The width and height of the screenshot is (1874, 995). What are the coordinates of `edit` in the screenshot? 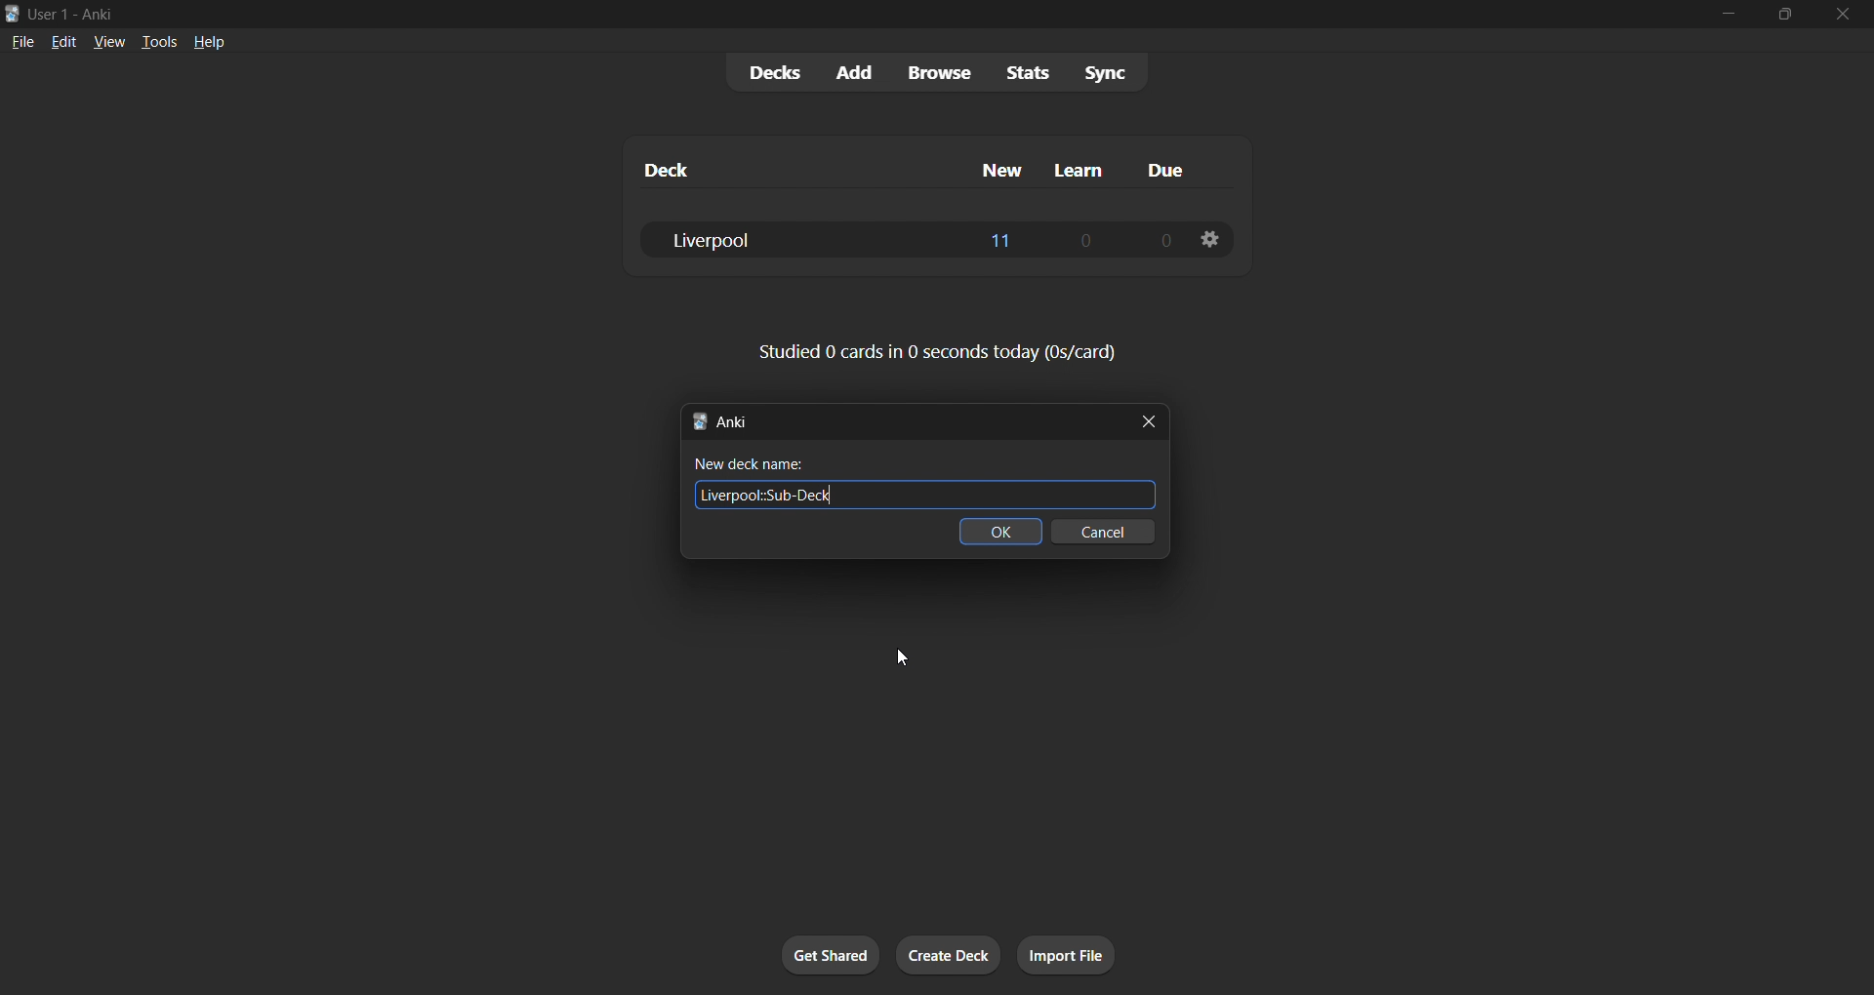 It's located at (64, 40).